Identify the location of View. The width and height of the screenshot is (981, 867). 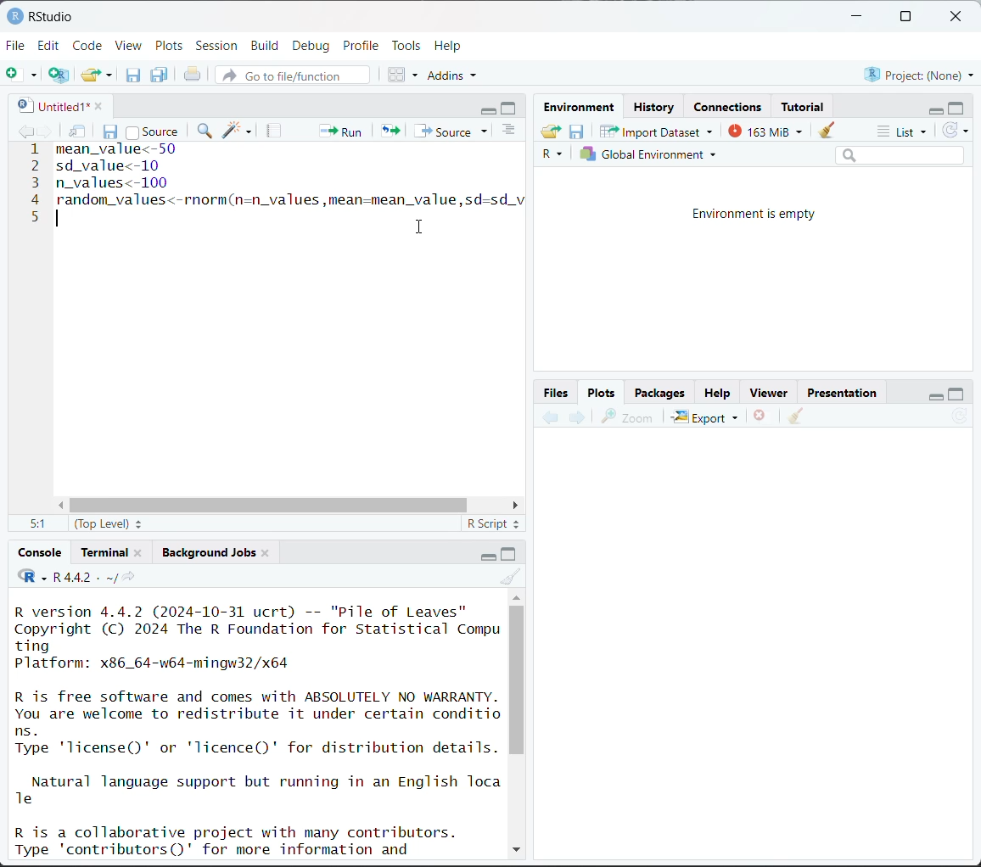
(129, 47).